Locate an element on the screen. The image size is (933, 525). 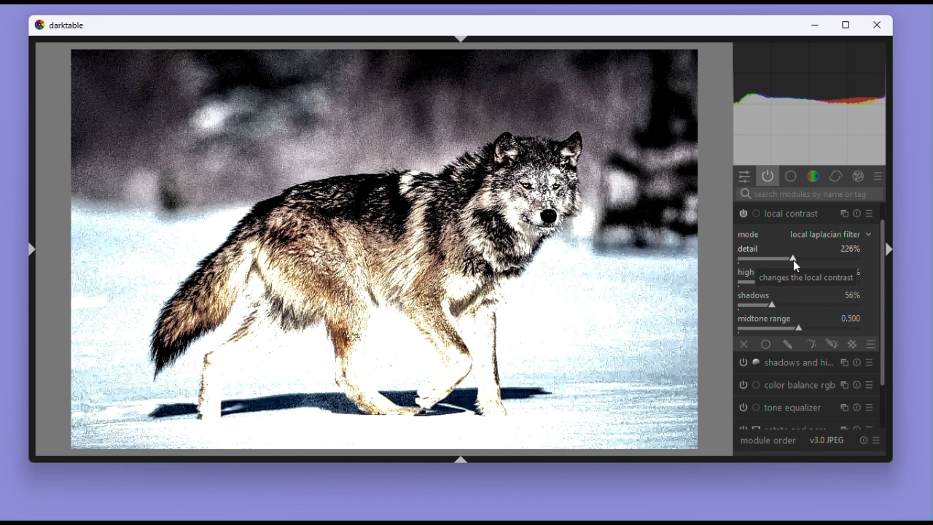
adjust midtone range is located at coordinates (770, 330).